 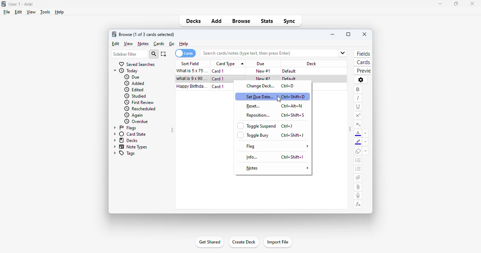 What do you see at coordinates (276, 168) in the screenshot?
I see `notes` at bounding box center [276, 168].